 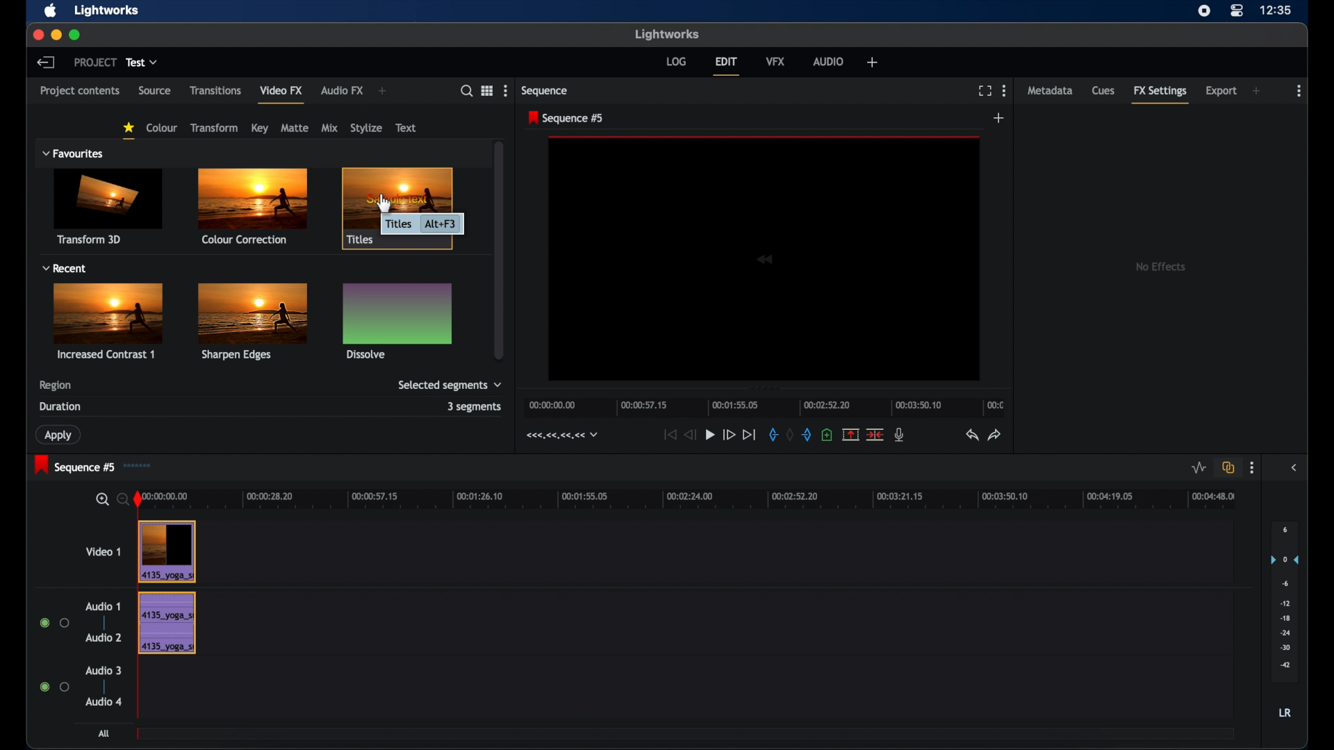 I want to click on favorites, so click(x=74, y=153).